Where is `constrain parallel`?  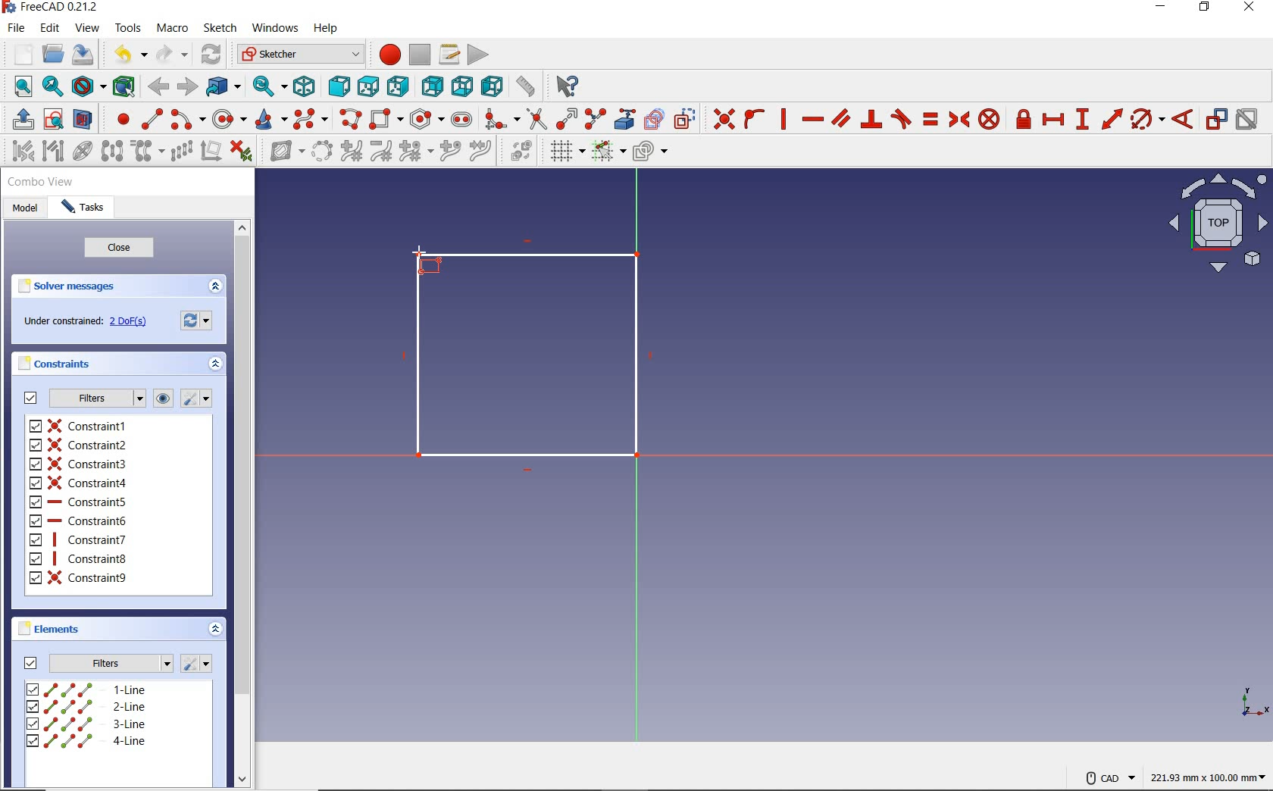
constrain parallel is located at coordinates (840, 119).